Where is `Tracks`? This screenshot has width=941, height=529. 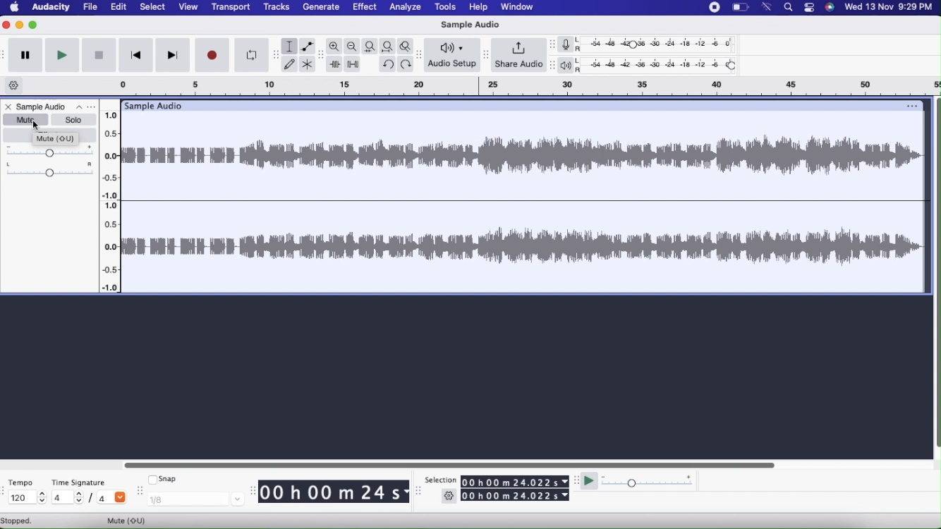
Tracks is located at coordinates (276, 8).